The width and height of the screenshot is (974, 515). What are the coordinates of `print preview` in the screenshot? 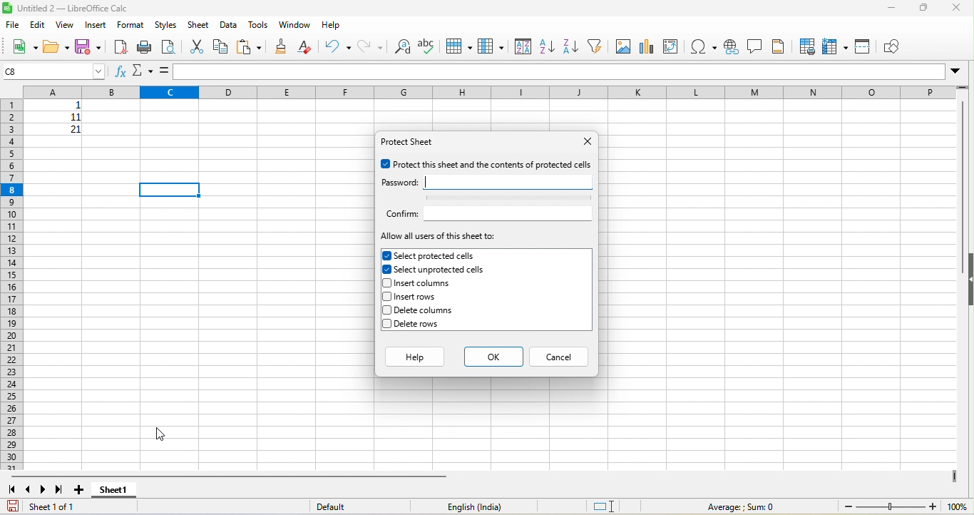 It's located at (168, 46).